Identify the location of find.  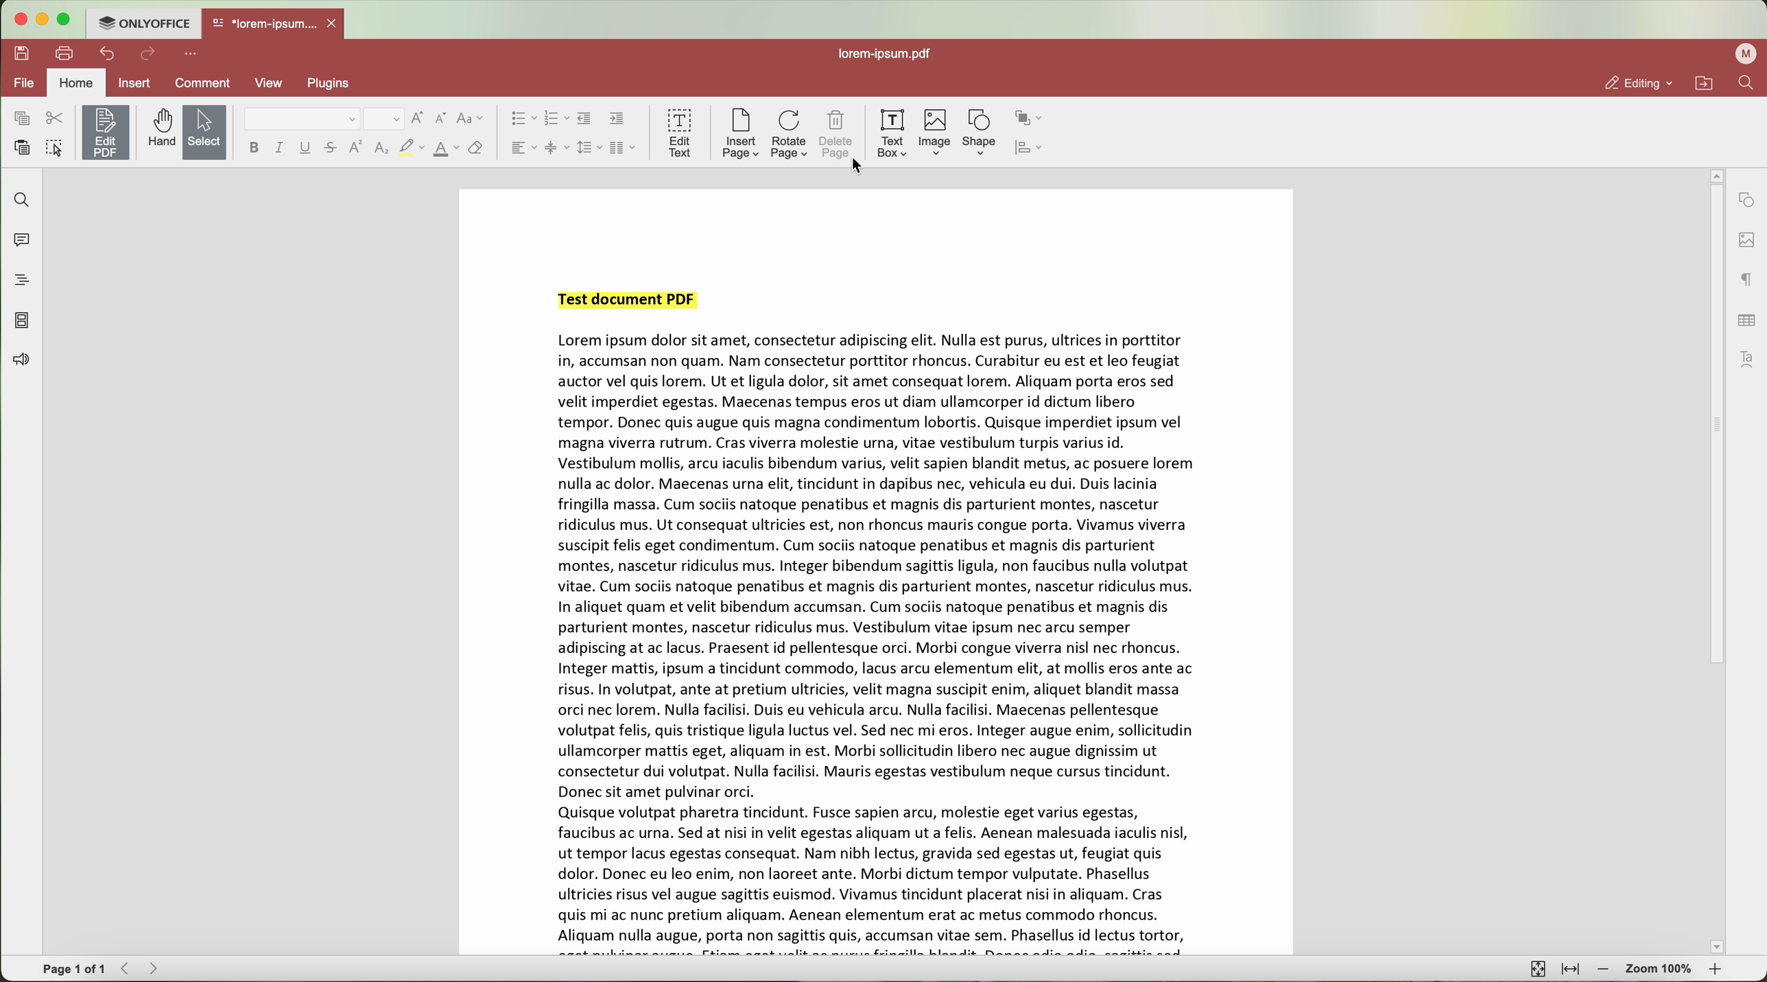
(20, 197).